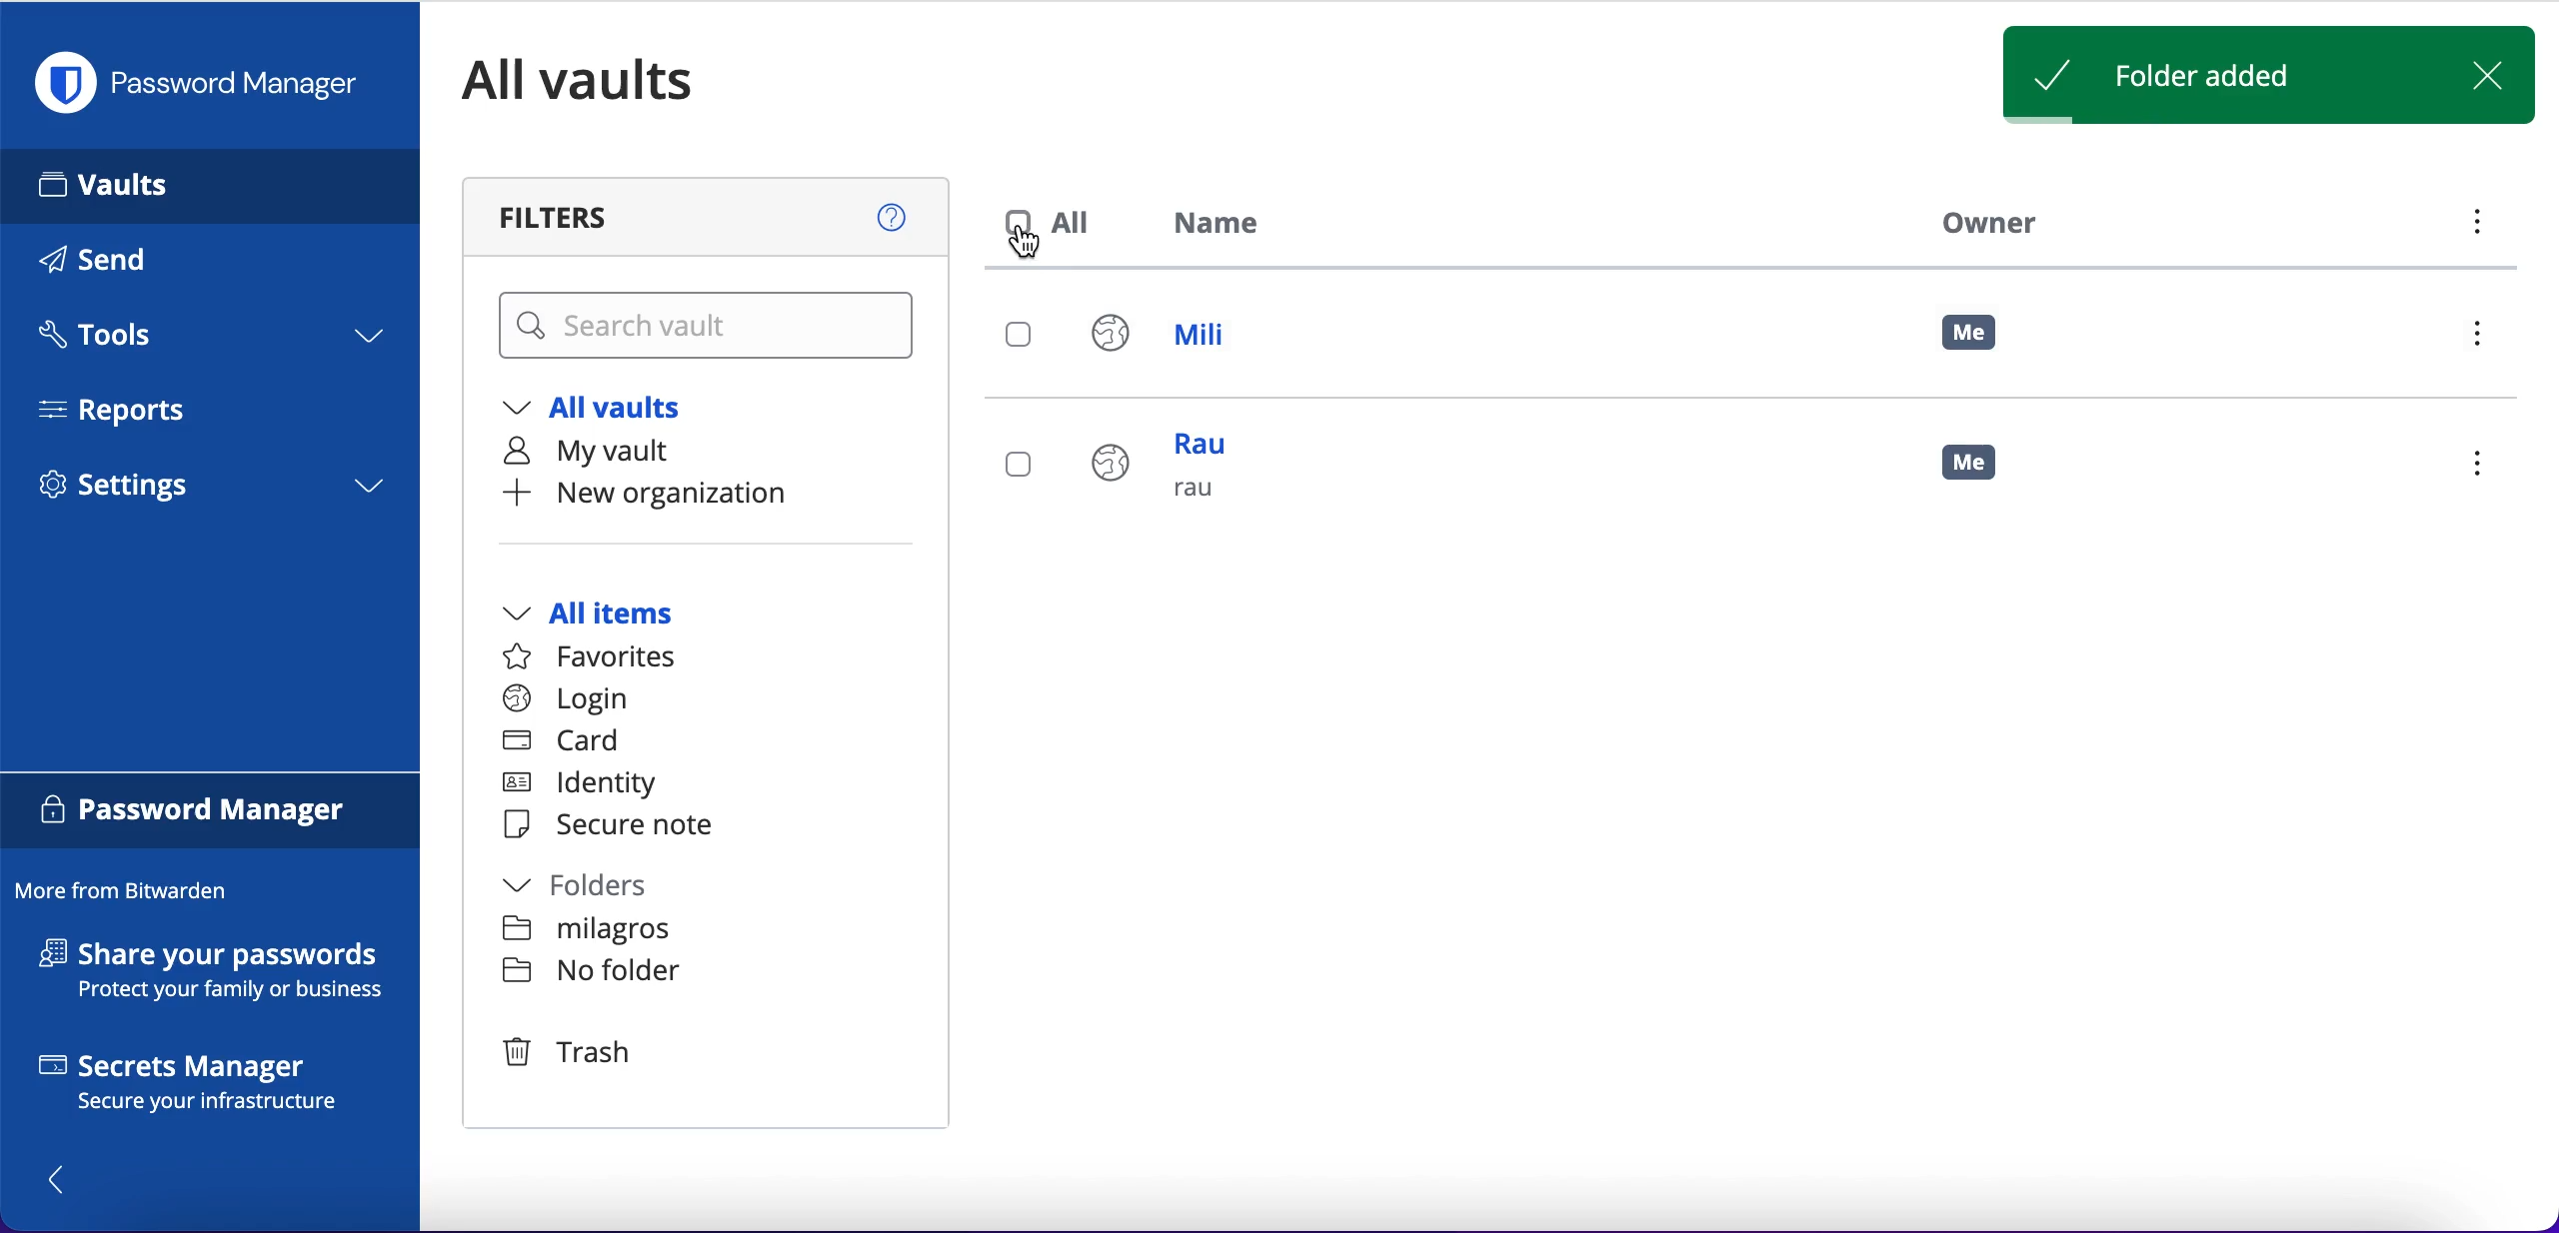 The image size is (2559, 1233). Describe the element at coordinates (210, 492) in the screenshot. I see `settings` at that location.